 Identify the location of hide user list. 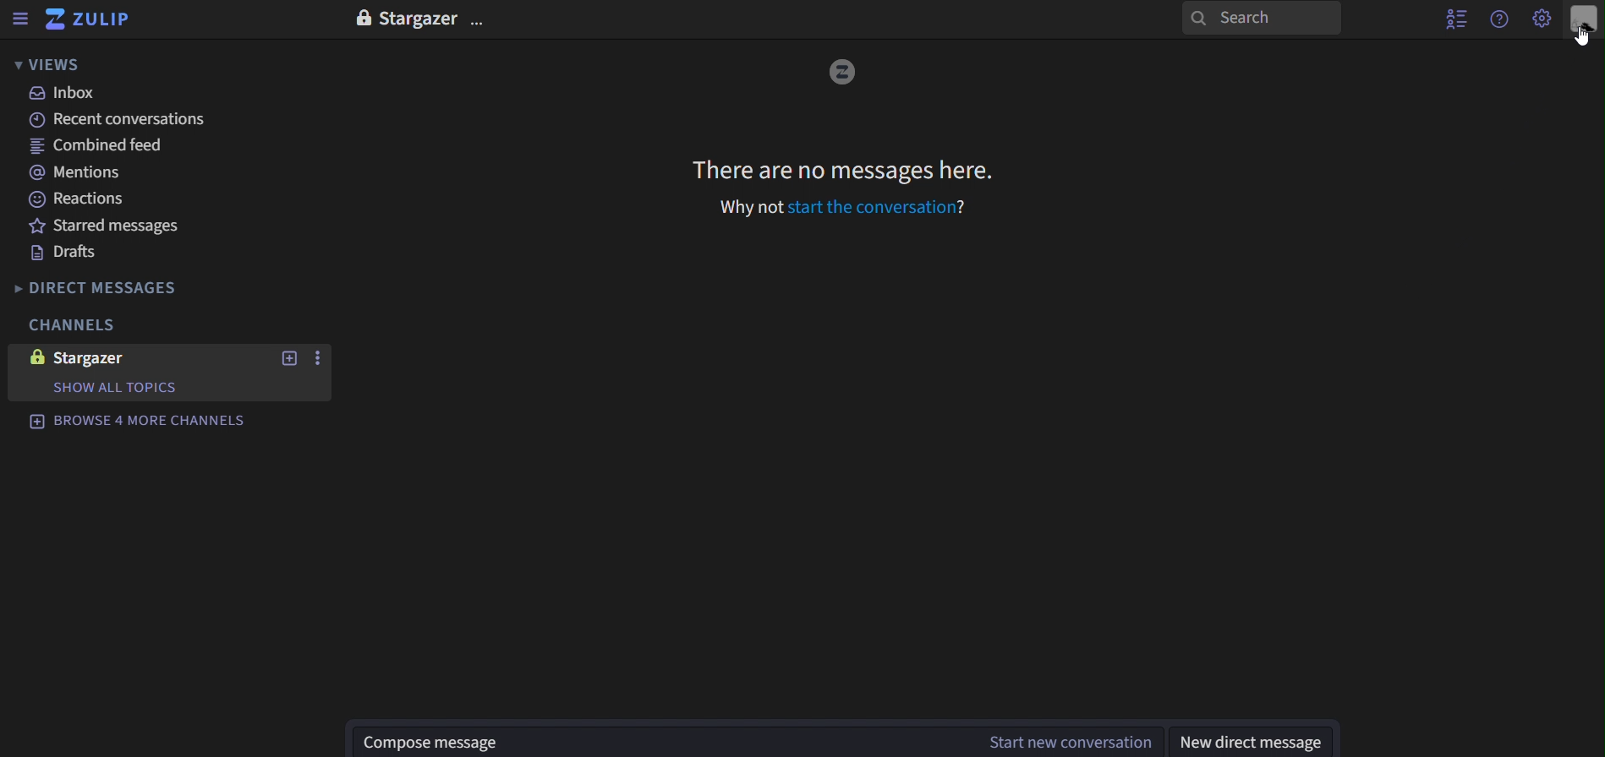
(1454, 19).